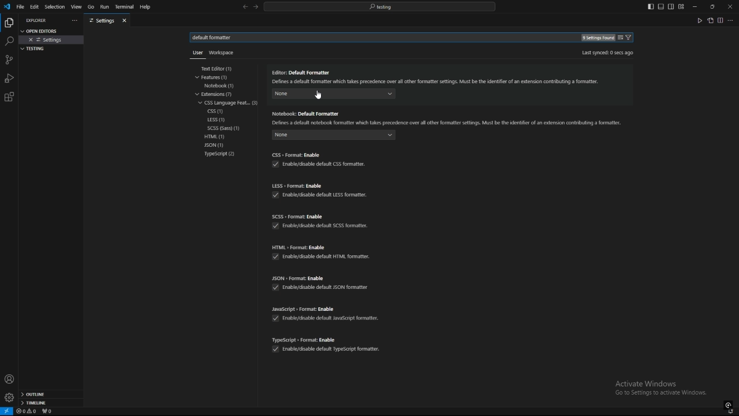  What do you see at coordinates (417, 97) in the screenshot?
I see `none` at bounding box center [417, 97].